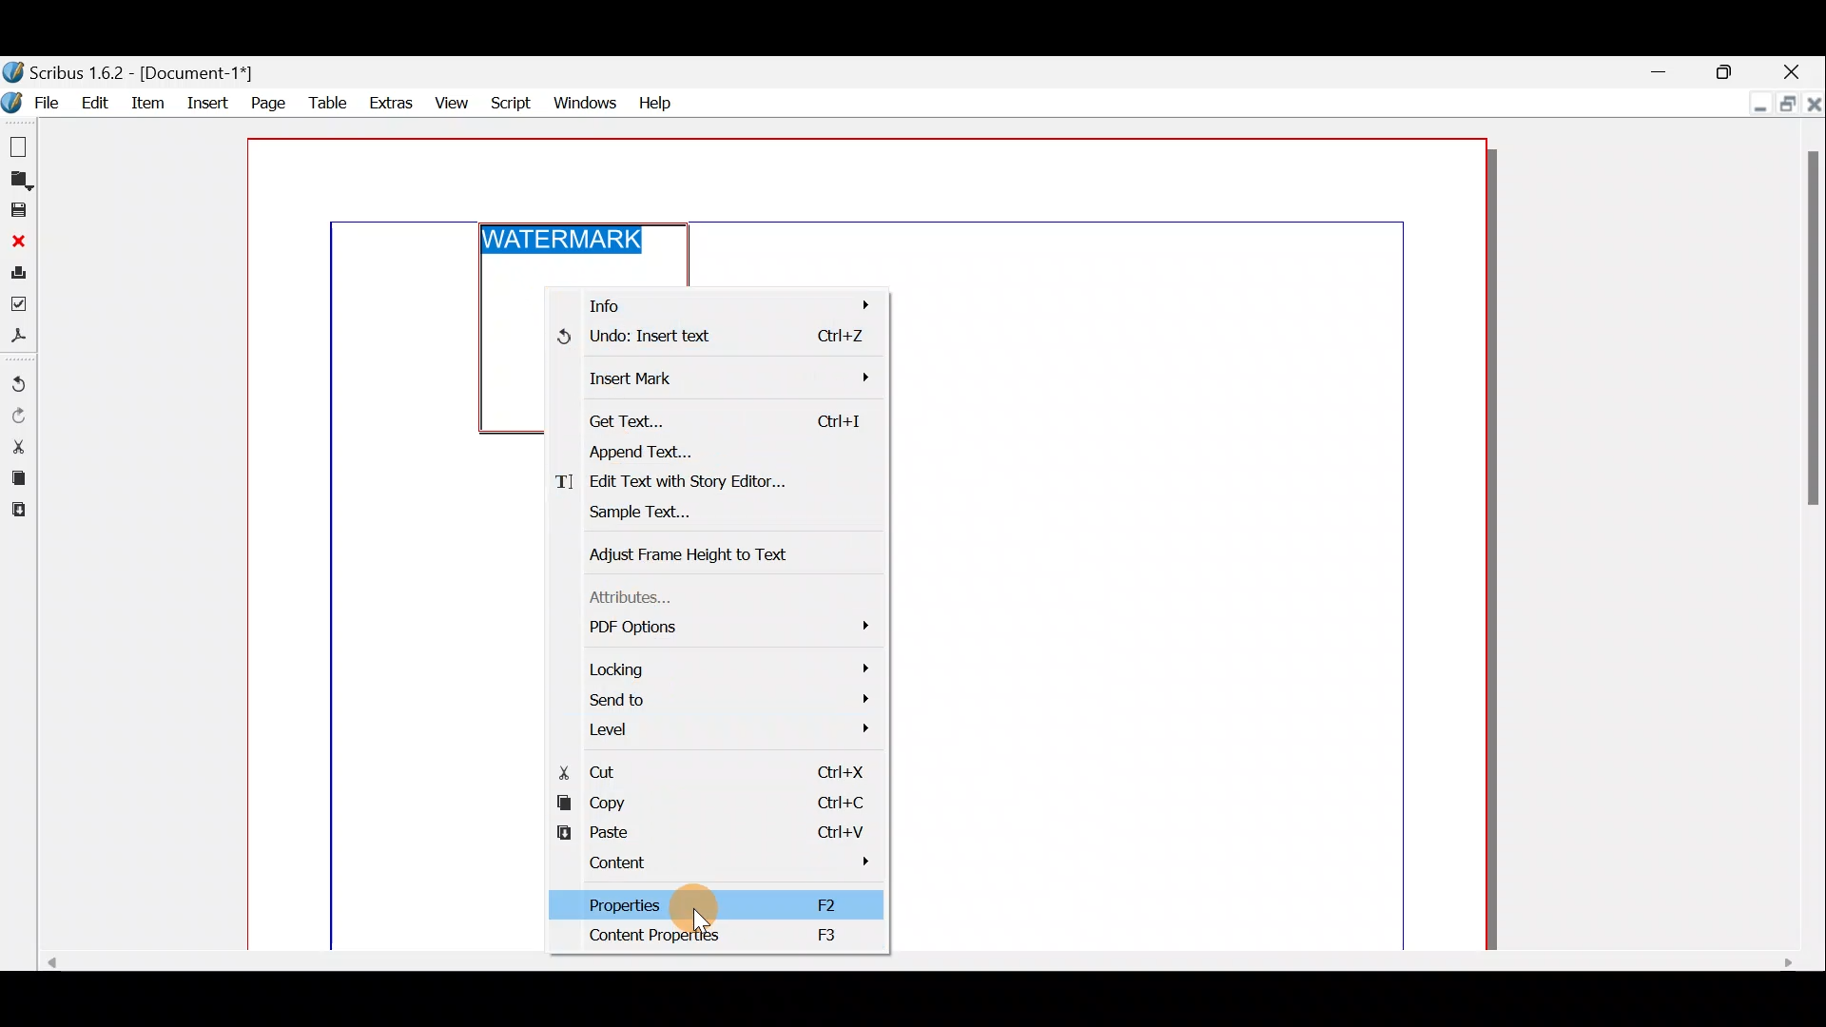  I want to click on Maximise, so click(1726, 69).